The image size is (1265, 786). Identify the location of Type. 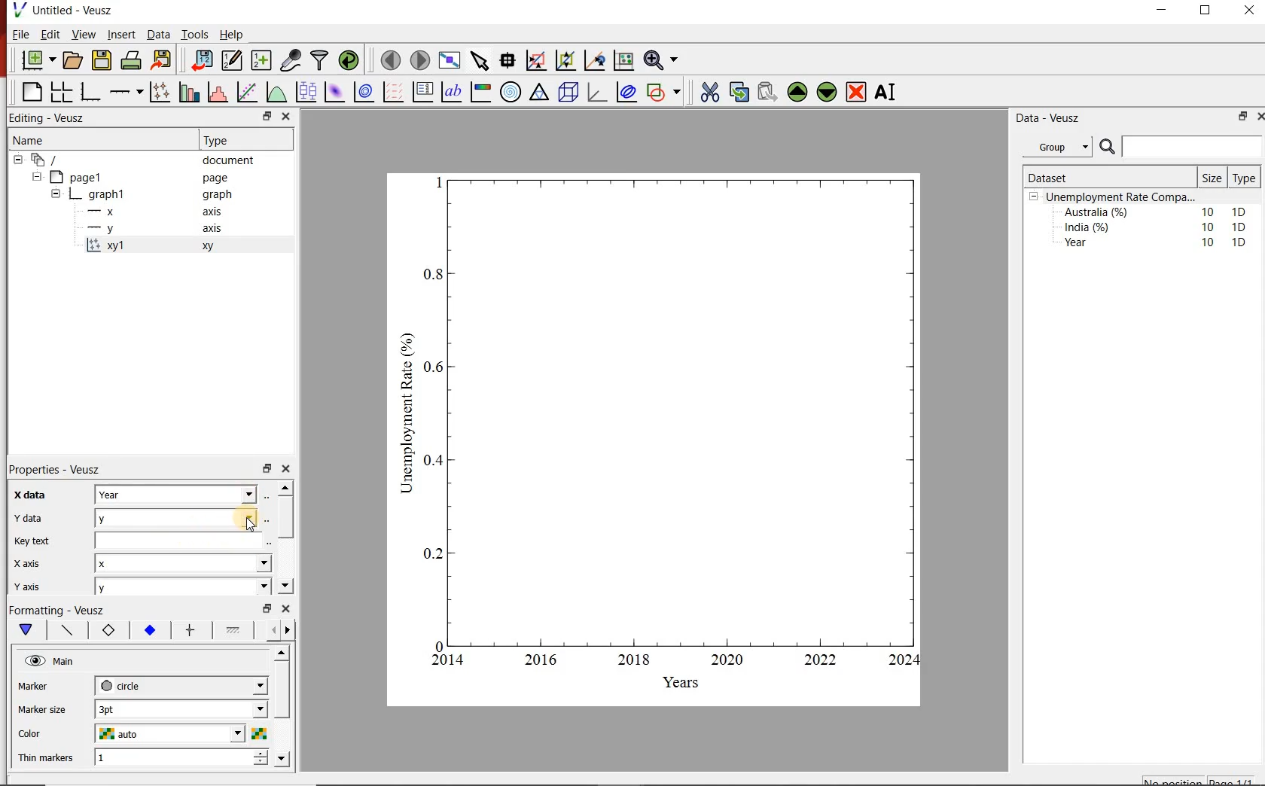
(1243, 178).